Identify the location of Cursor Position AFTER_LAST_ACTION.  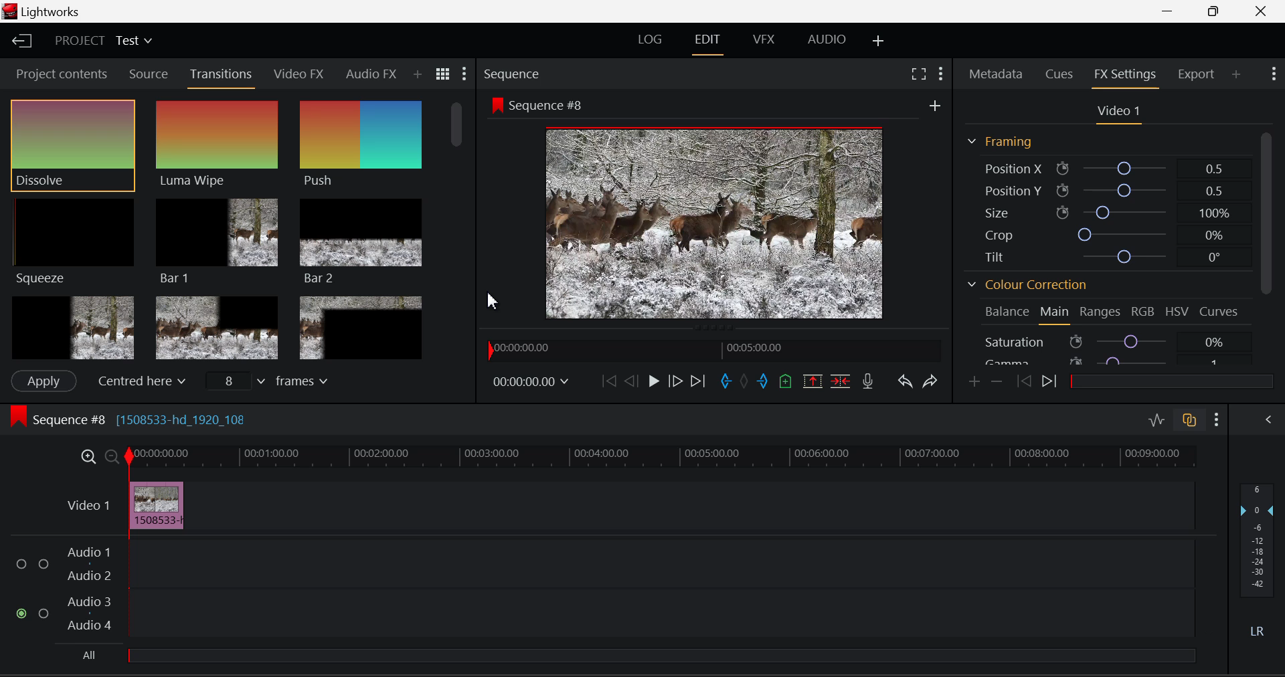
(495, 298).